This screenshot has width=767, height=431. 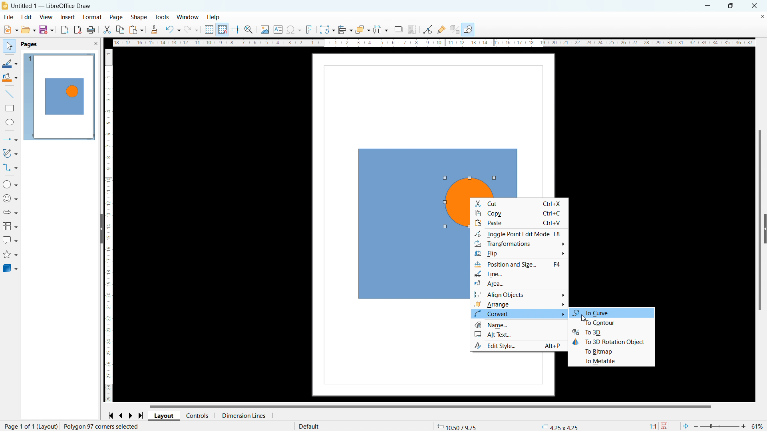 I want to click on redo, so click(x=191, y=29).